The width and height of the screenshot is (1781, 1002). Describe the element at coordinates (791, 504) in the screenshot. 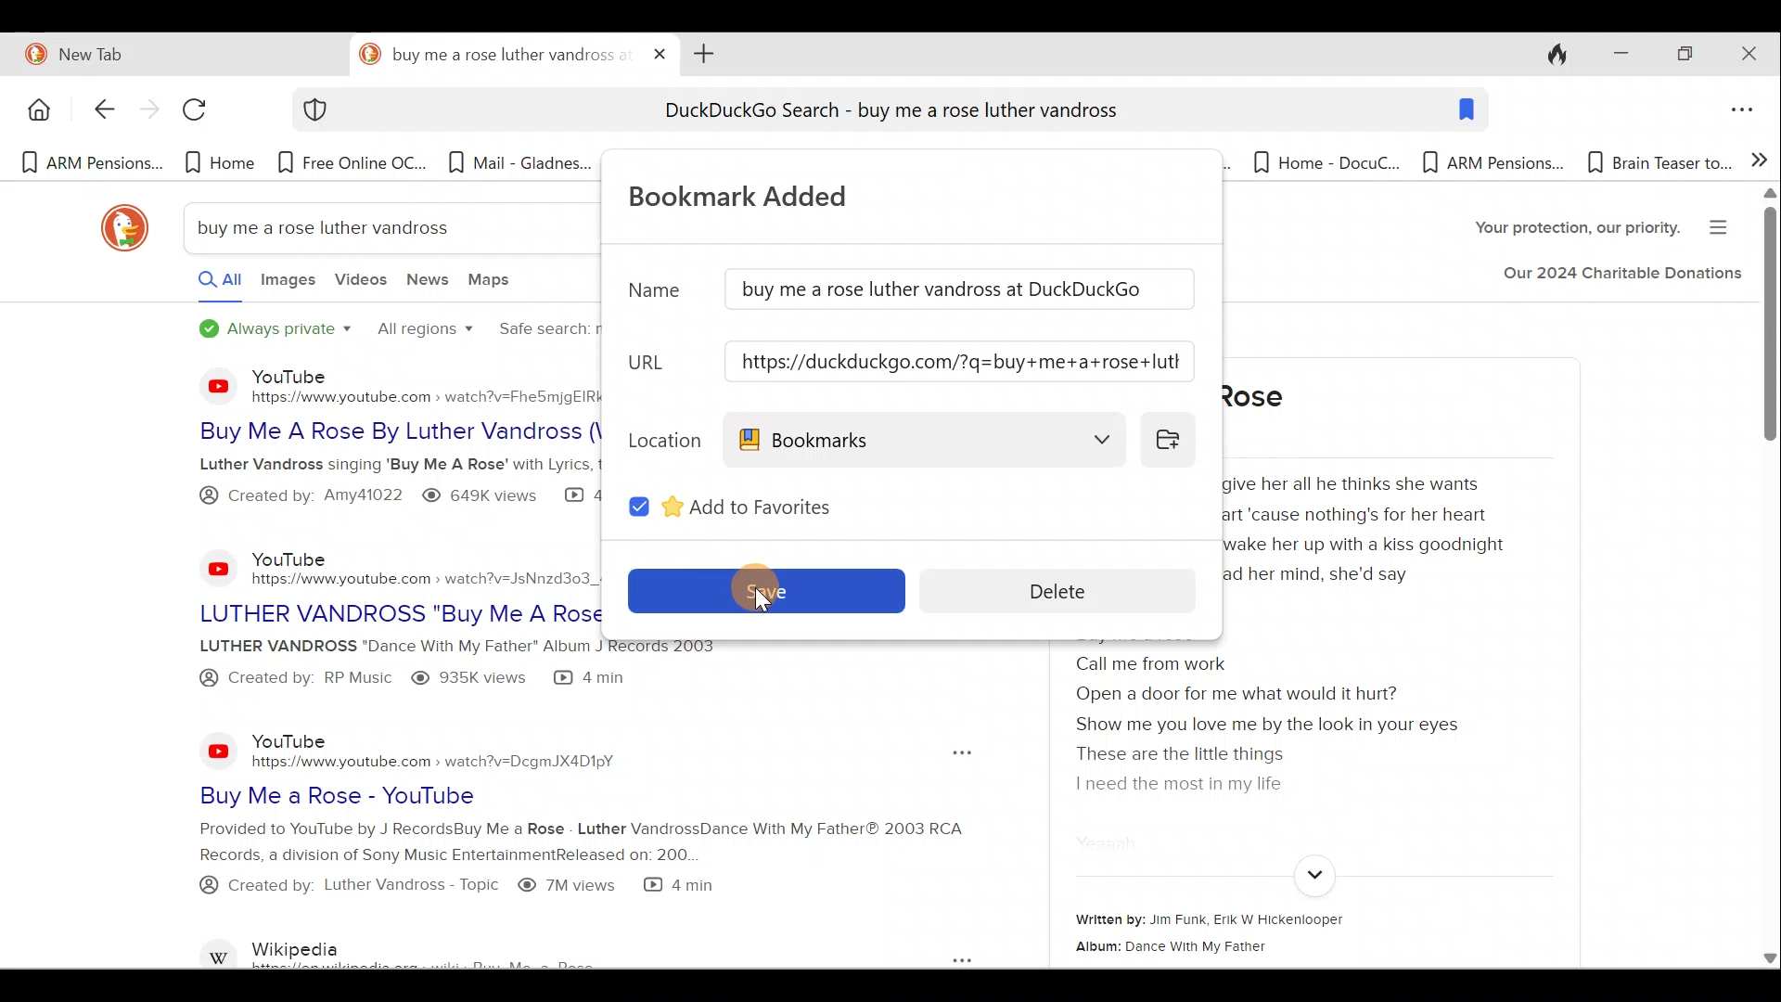

I see `Add to favorites` at that location.